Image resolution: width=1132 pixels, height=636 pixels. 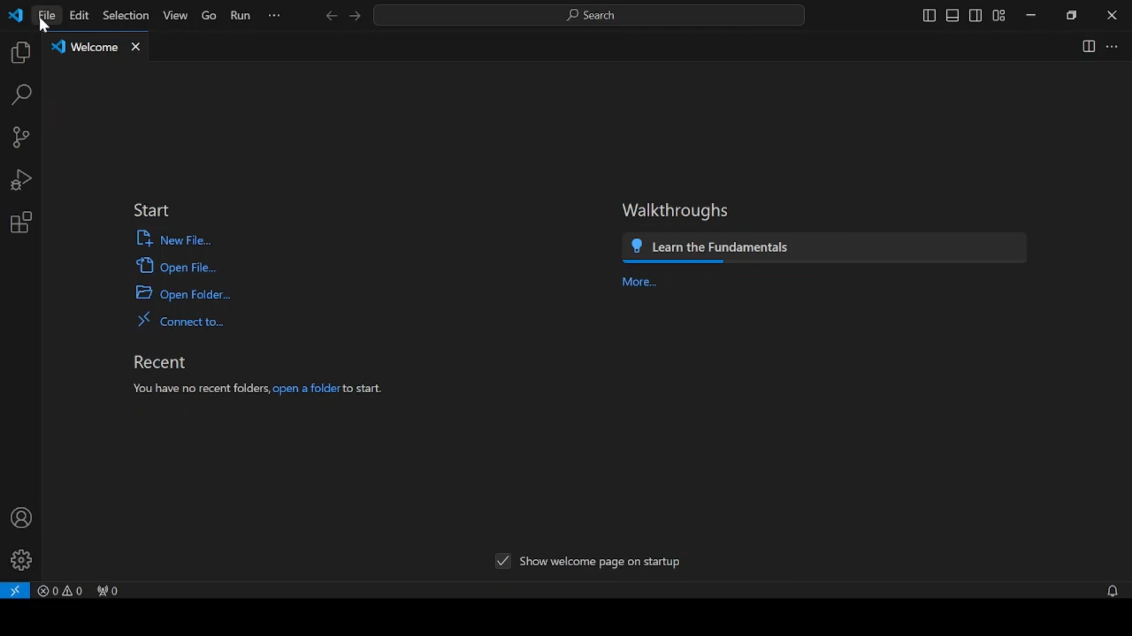 What do you see at coordinates (21, 179) in the screenshot?
I see `run and debug` at bounding box center [21, 179].